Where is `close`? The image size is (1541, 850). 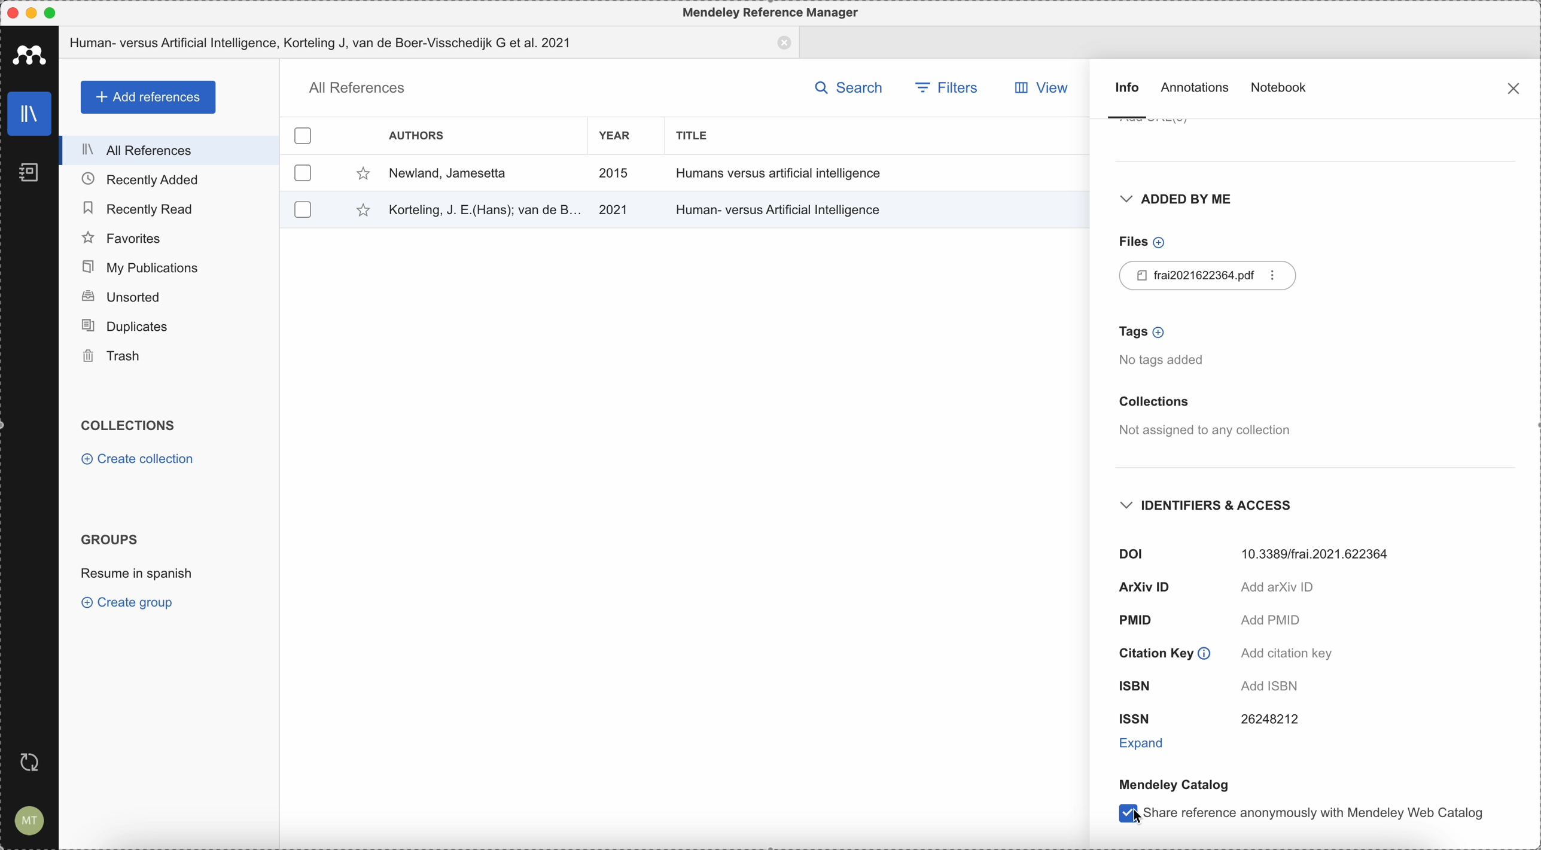 close is located at coordinates (1512, 87).